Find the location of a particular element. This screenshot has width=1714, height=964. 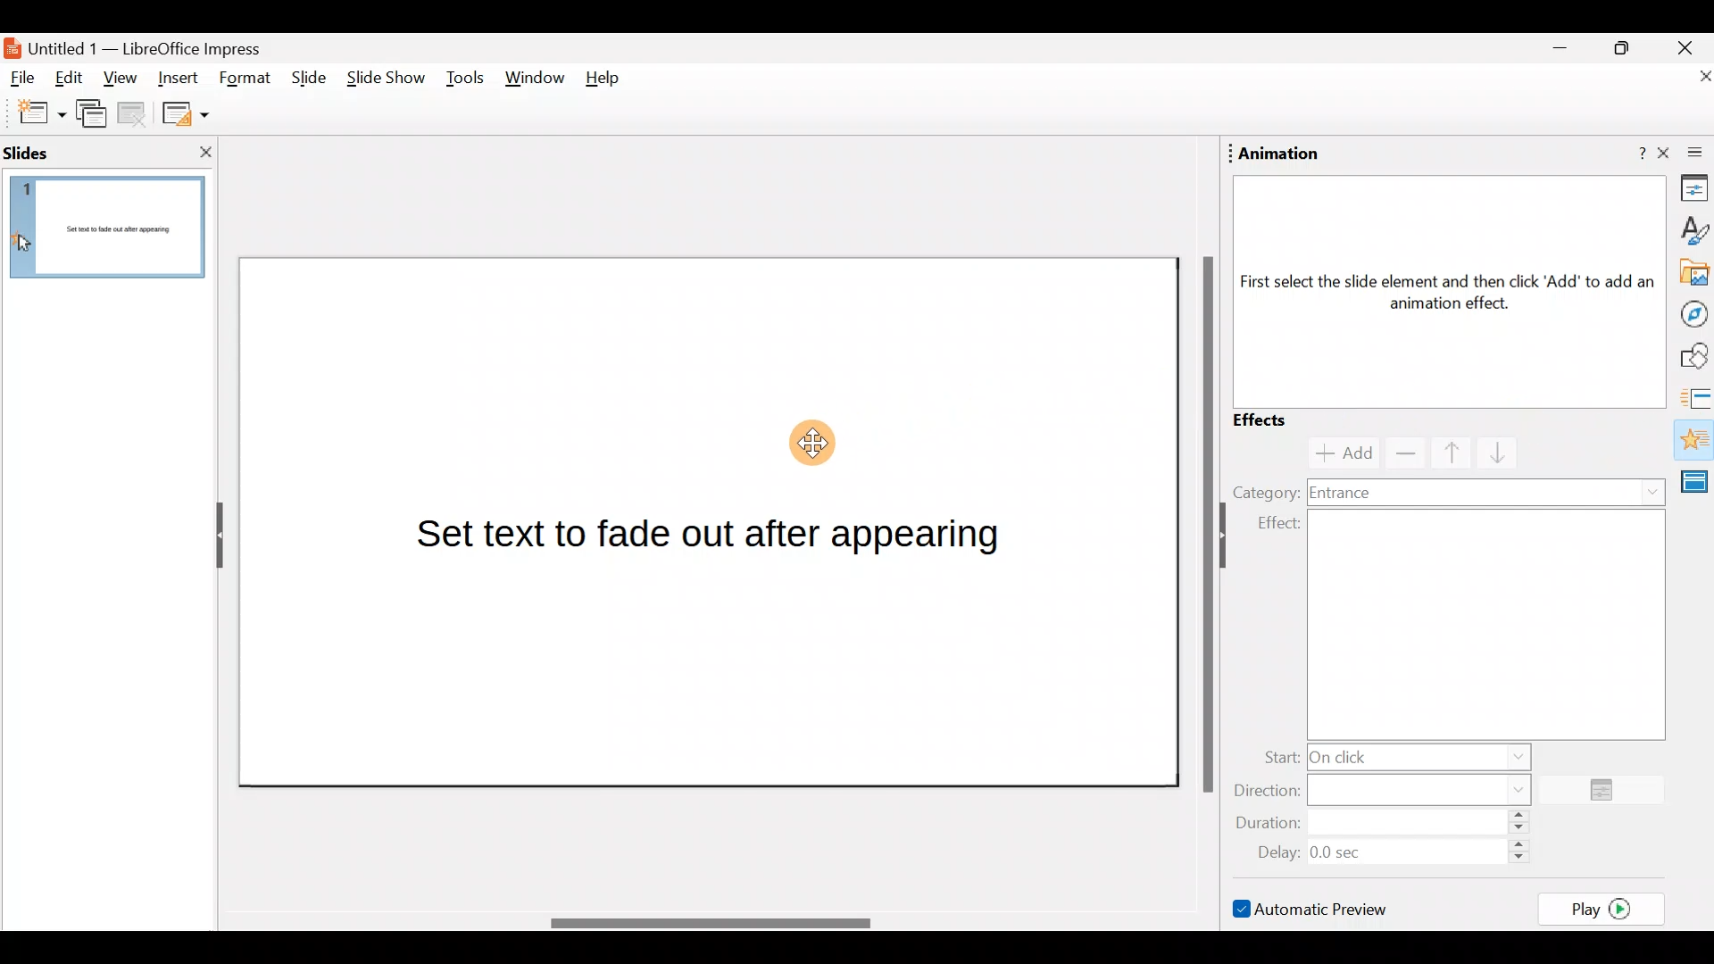

New slide is located at coordinates (33, 113).